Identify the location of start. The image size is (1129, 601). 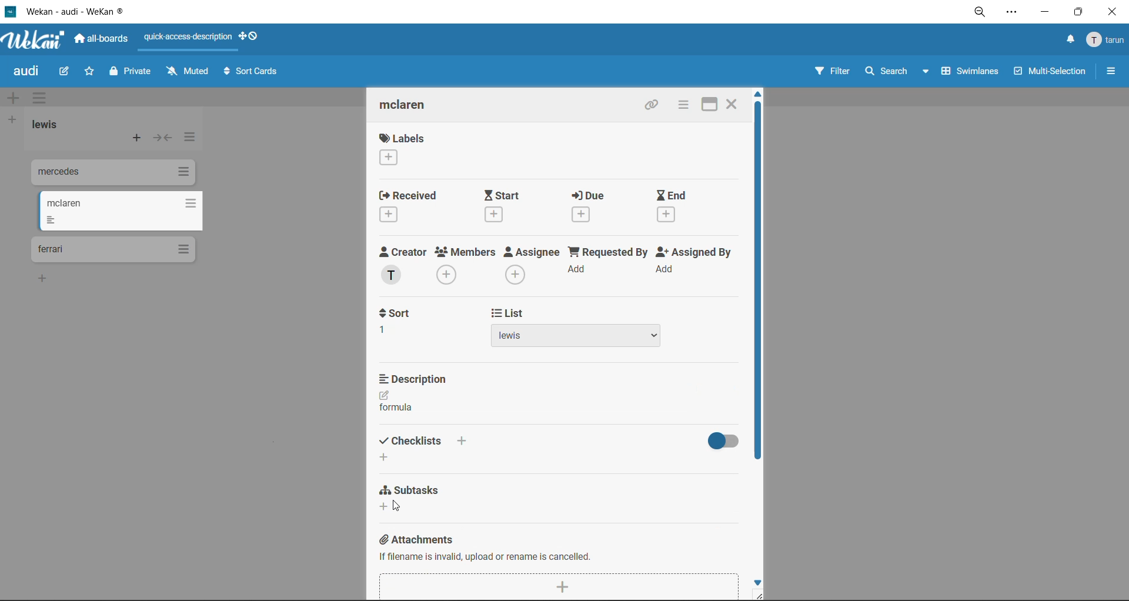
(506, 206).